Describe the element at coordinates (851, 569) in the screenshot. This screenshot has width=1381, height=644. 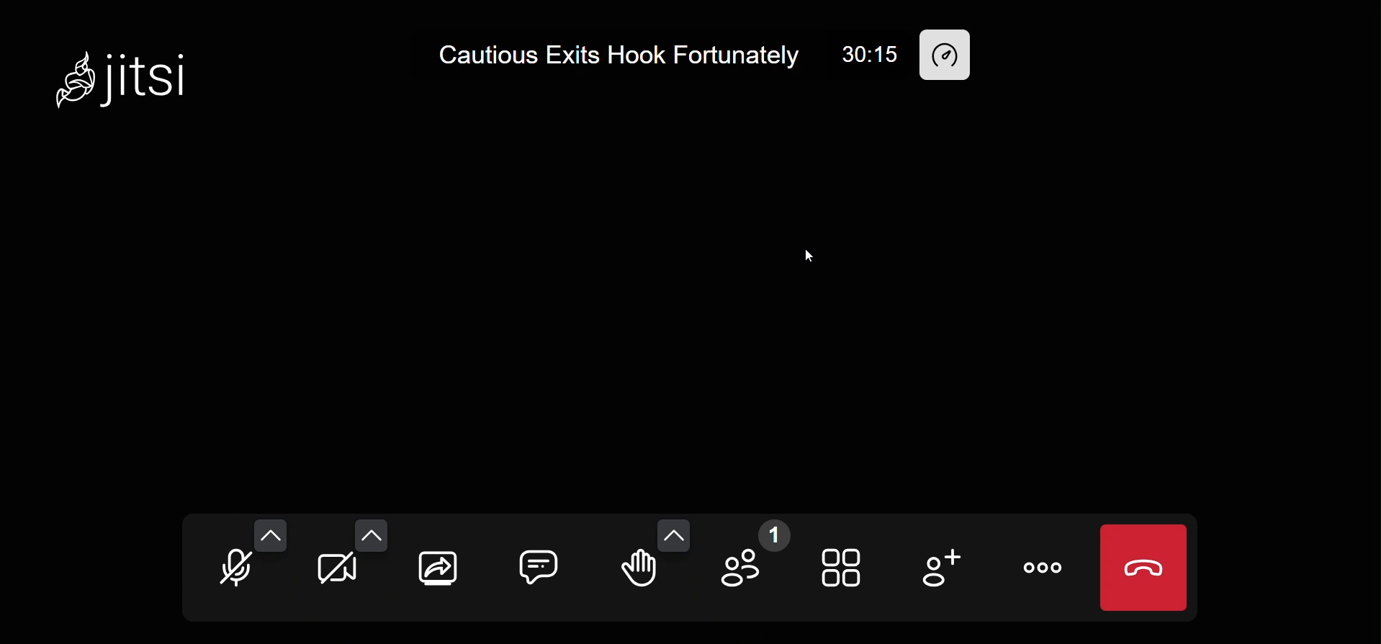
I see `tile view` at that location.